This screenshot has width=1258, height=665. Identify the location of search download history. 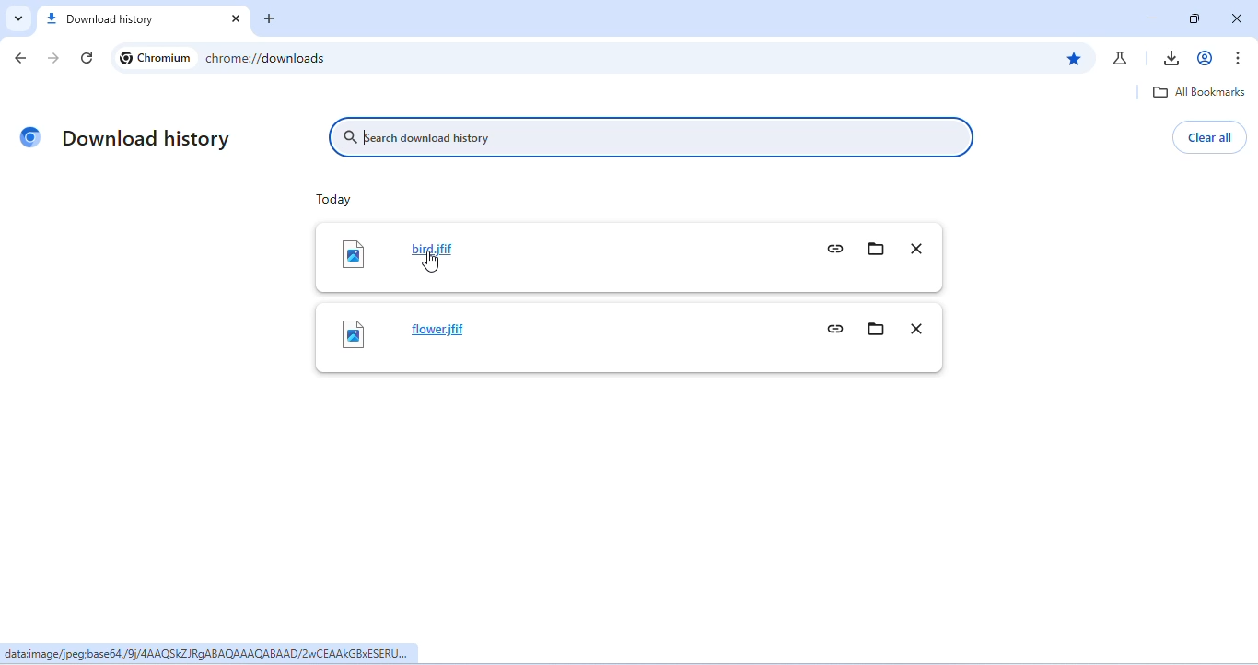
(649, 138).